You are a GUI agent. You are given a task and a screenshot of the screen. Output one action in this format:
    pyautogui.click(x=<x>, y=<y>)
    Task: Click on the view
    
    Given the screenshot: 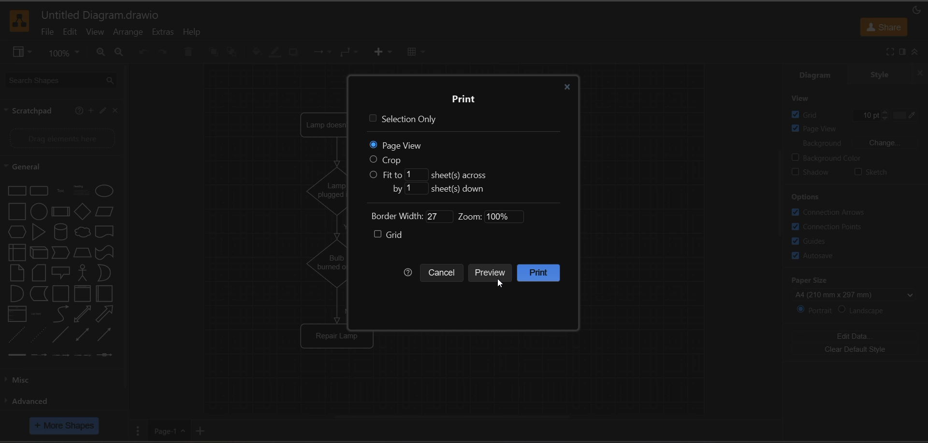 What is the action you would take?
    pyautogui.click(x=22, y=52)
    